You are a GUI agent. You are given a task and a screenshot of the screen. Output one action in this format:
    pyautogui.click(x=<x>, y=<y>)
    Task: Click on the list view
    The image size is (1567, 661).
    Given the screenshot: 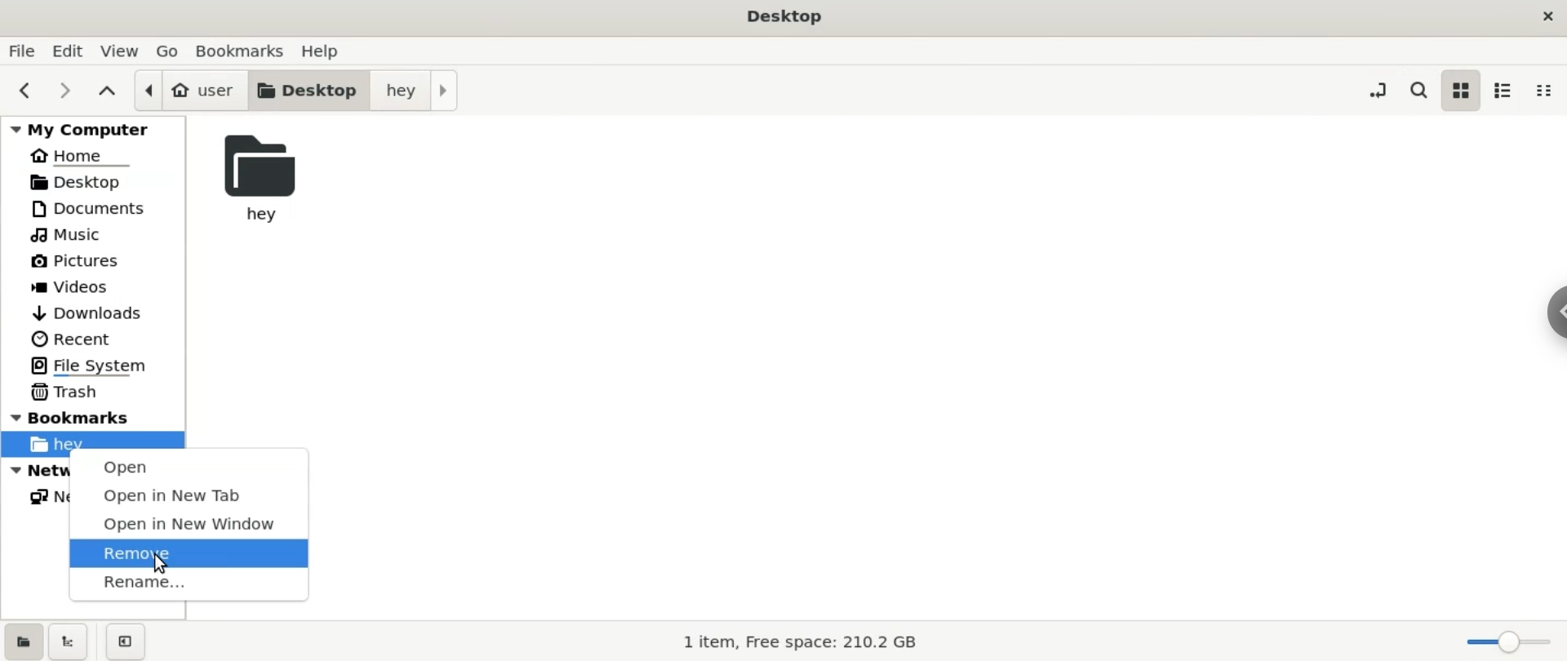 What is the action you would take?
    pyautogui.click(x=1509, y=91)
    